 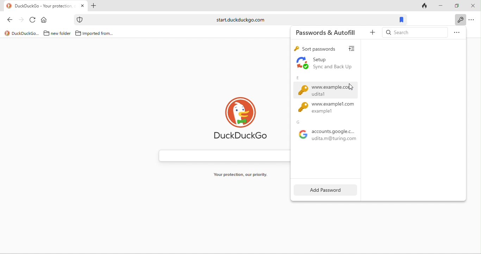 What do you see at coordinates (238, 20) in the screenshot?
I see `search bar` at bounding box center [238, 20].